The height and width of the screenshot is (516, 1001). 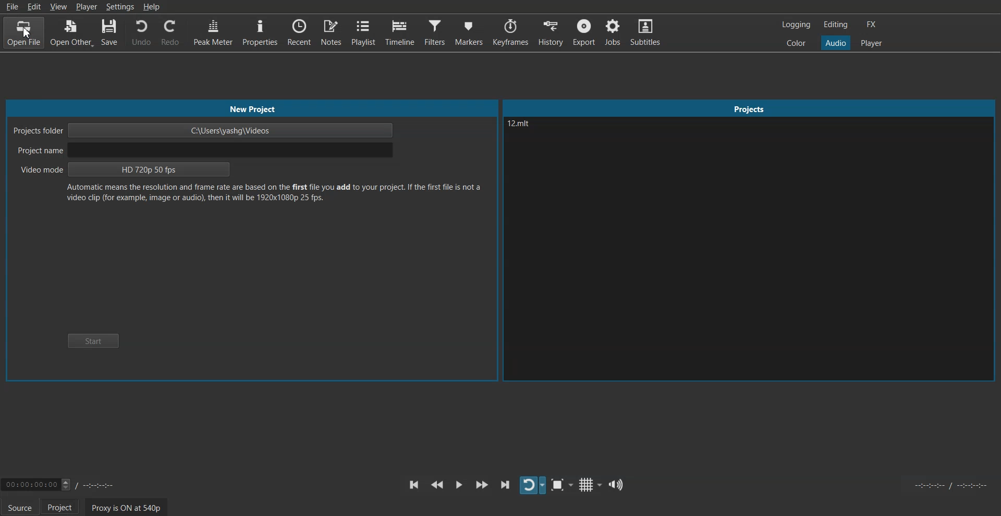 I want to click on Project window, so click(x=750, y=107).